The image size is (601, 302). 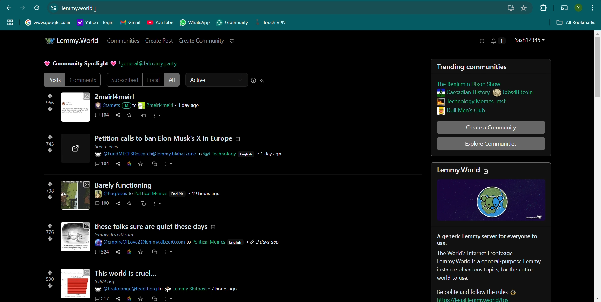 I want to click on Home Page, so click(x=71, y=41).